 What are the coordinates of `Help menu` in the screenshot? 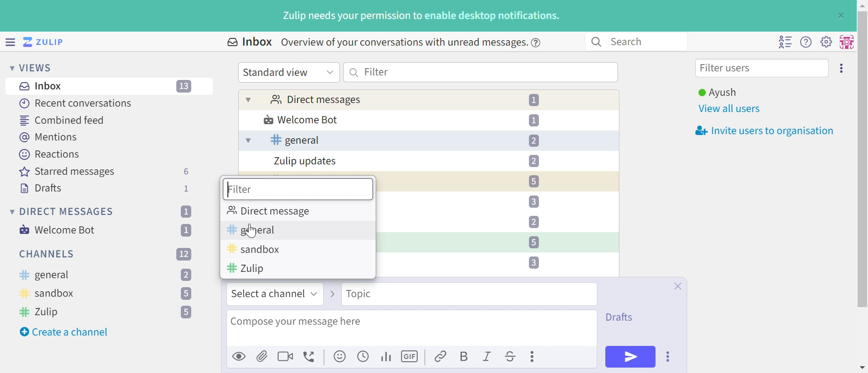 It's located at (806, 42).